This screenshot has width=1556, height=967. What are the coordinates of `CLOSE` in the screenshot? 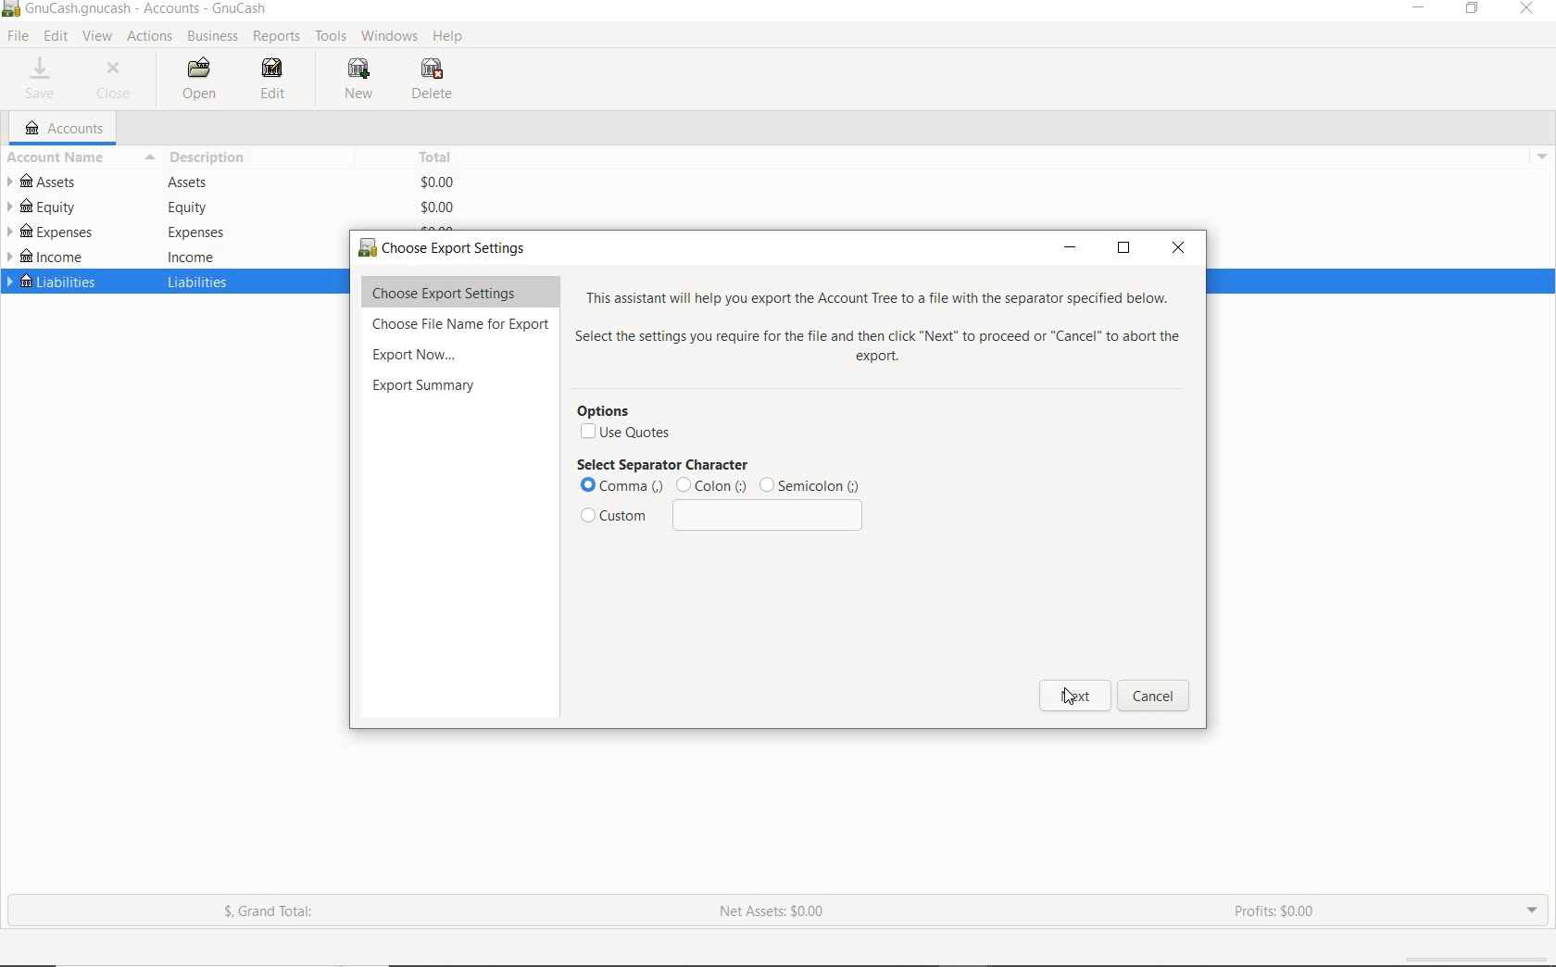 It's located at (1527, 9).